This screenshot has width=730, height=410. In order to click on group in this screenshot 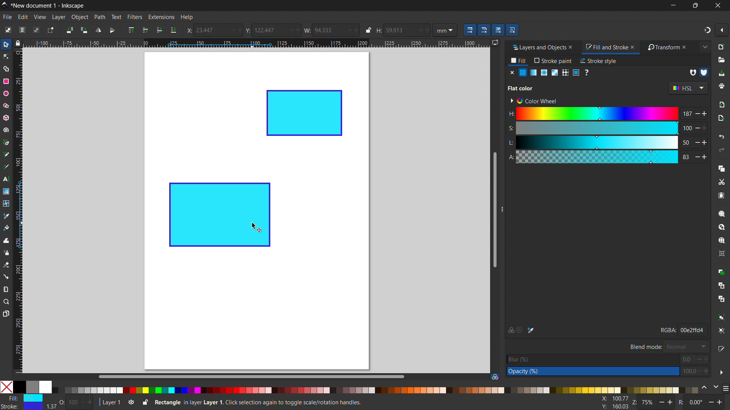, I will do `click(722, 317)`.